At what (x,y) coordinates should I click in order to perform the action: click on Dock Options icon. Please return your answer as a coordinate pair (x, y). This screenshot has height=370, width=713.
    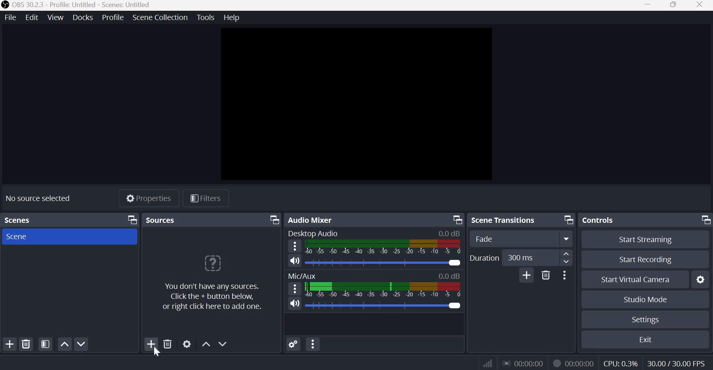
    Looking at the image, I should click on (704, 219).